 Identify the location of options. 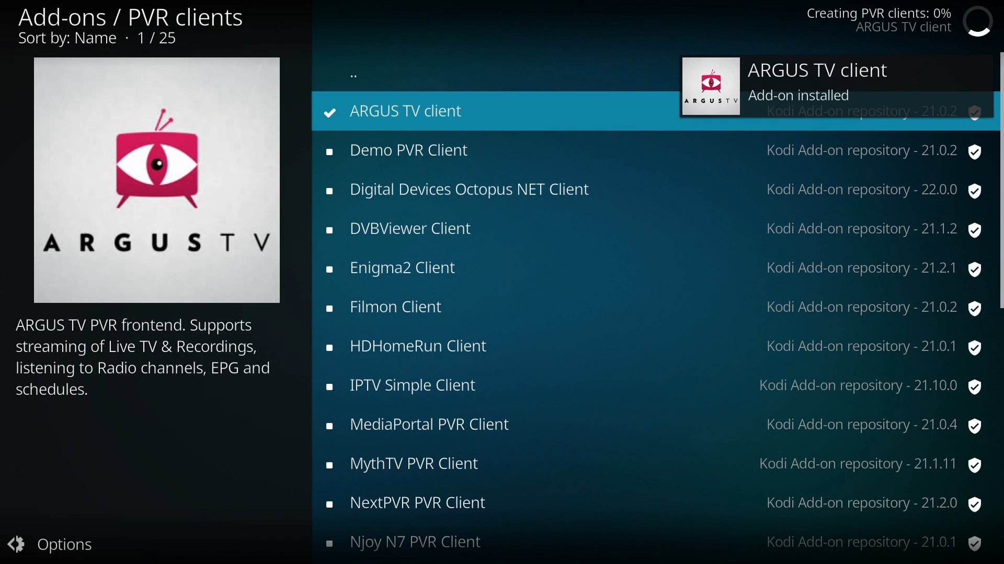
(61, 544).